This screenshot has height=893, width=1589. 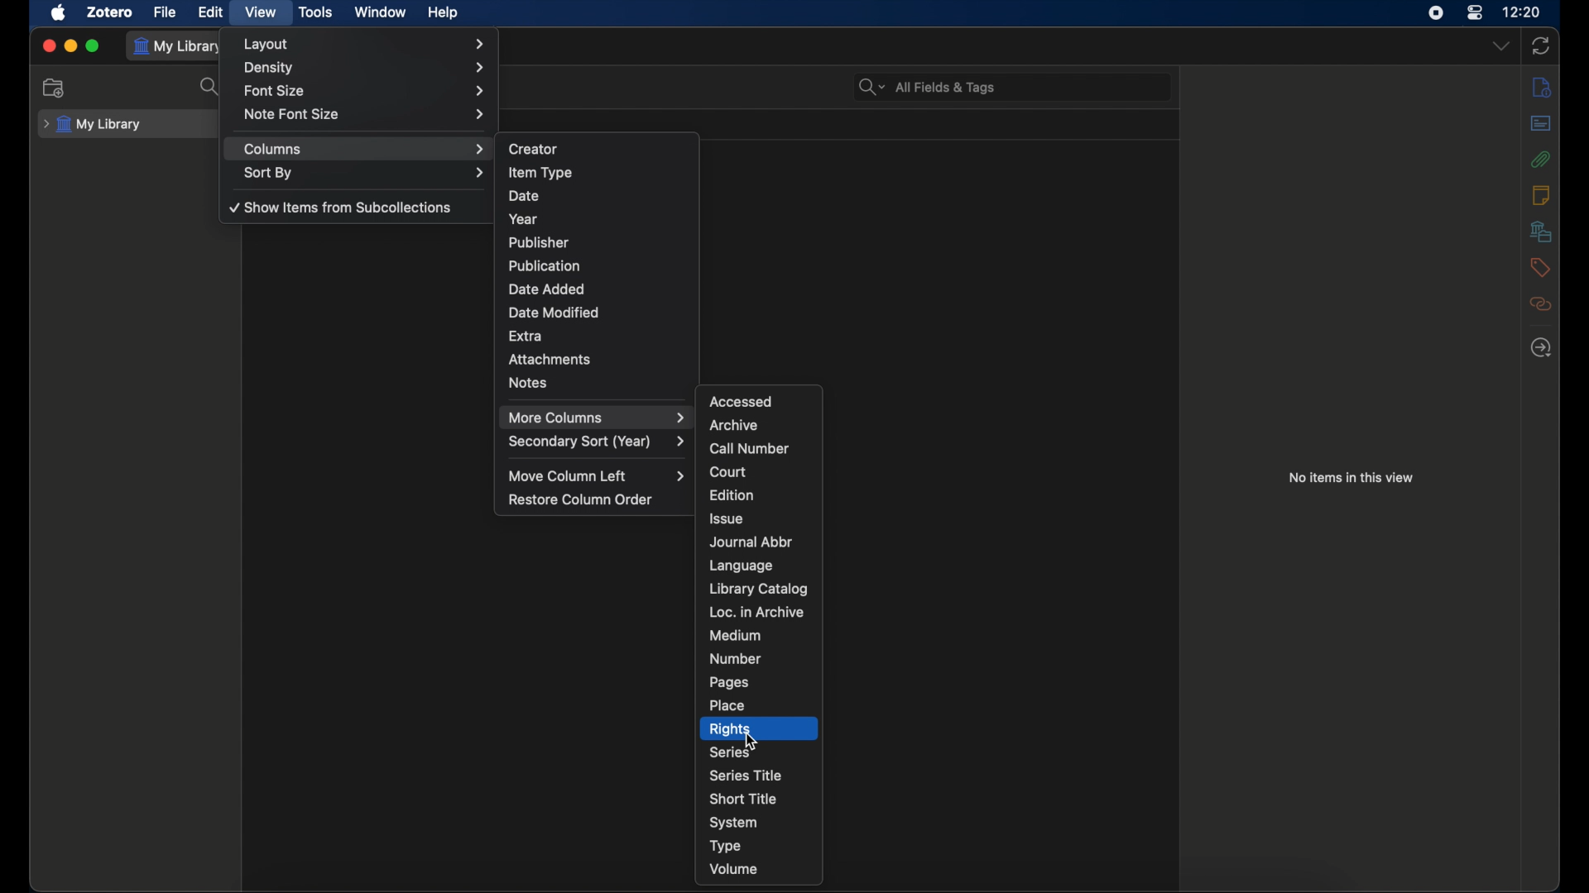 I want to click on restore column order, so click(x=581, y=499).